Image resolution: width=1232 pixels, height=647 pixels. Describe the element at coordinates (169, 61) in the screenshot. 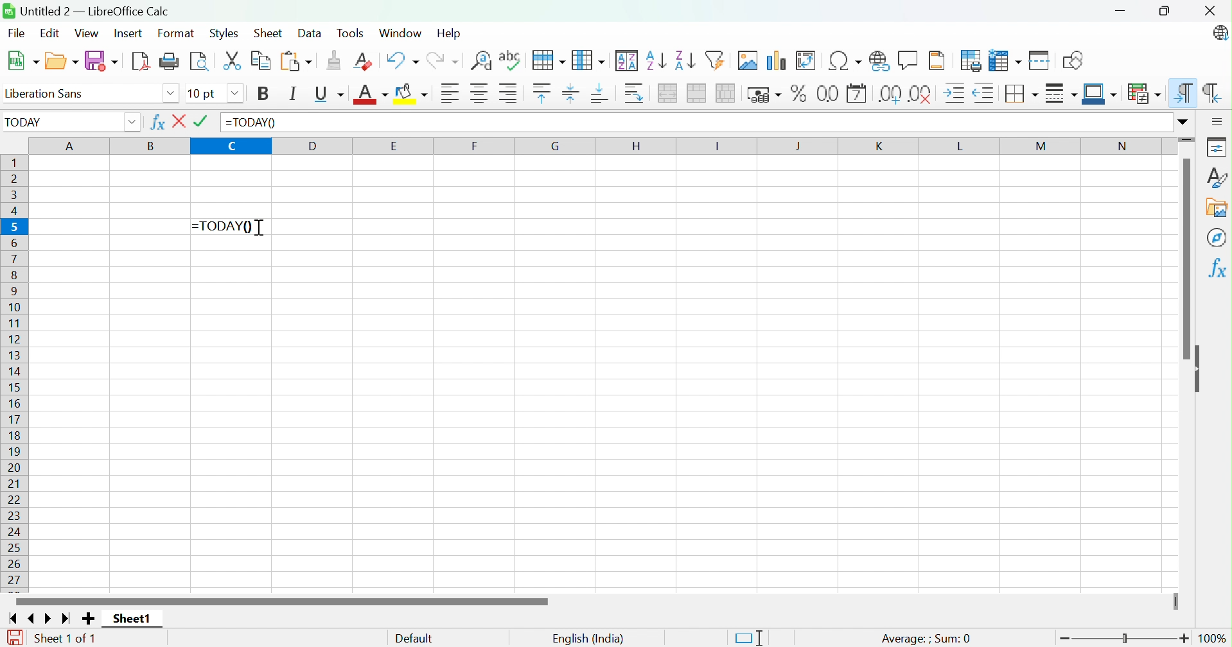

I see `Print` at that location.